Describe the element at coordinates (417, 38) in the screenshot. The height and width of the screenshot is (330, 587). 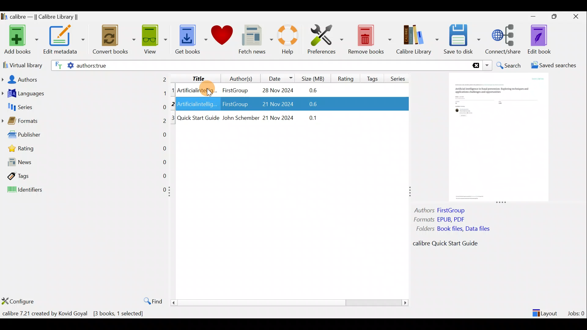
I see `Calibre library` at that location.